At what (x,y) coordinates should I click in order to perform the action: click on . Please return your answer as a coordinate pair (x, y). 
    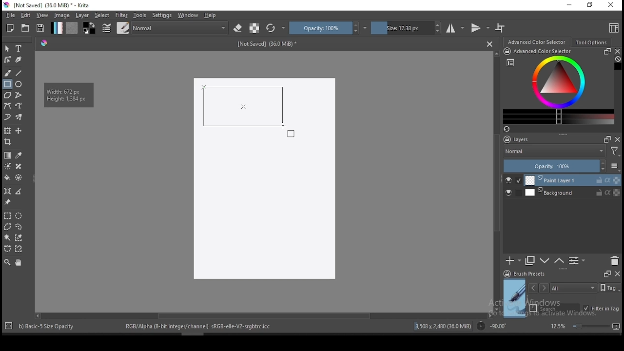
    Looking at the image, I should click on (480, 27).